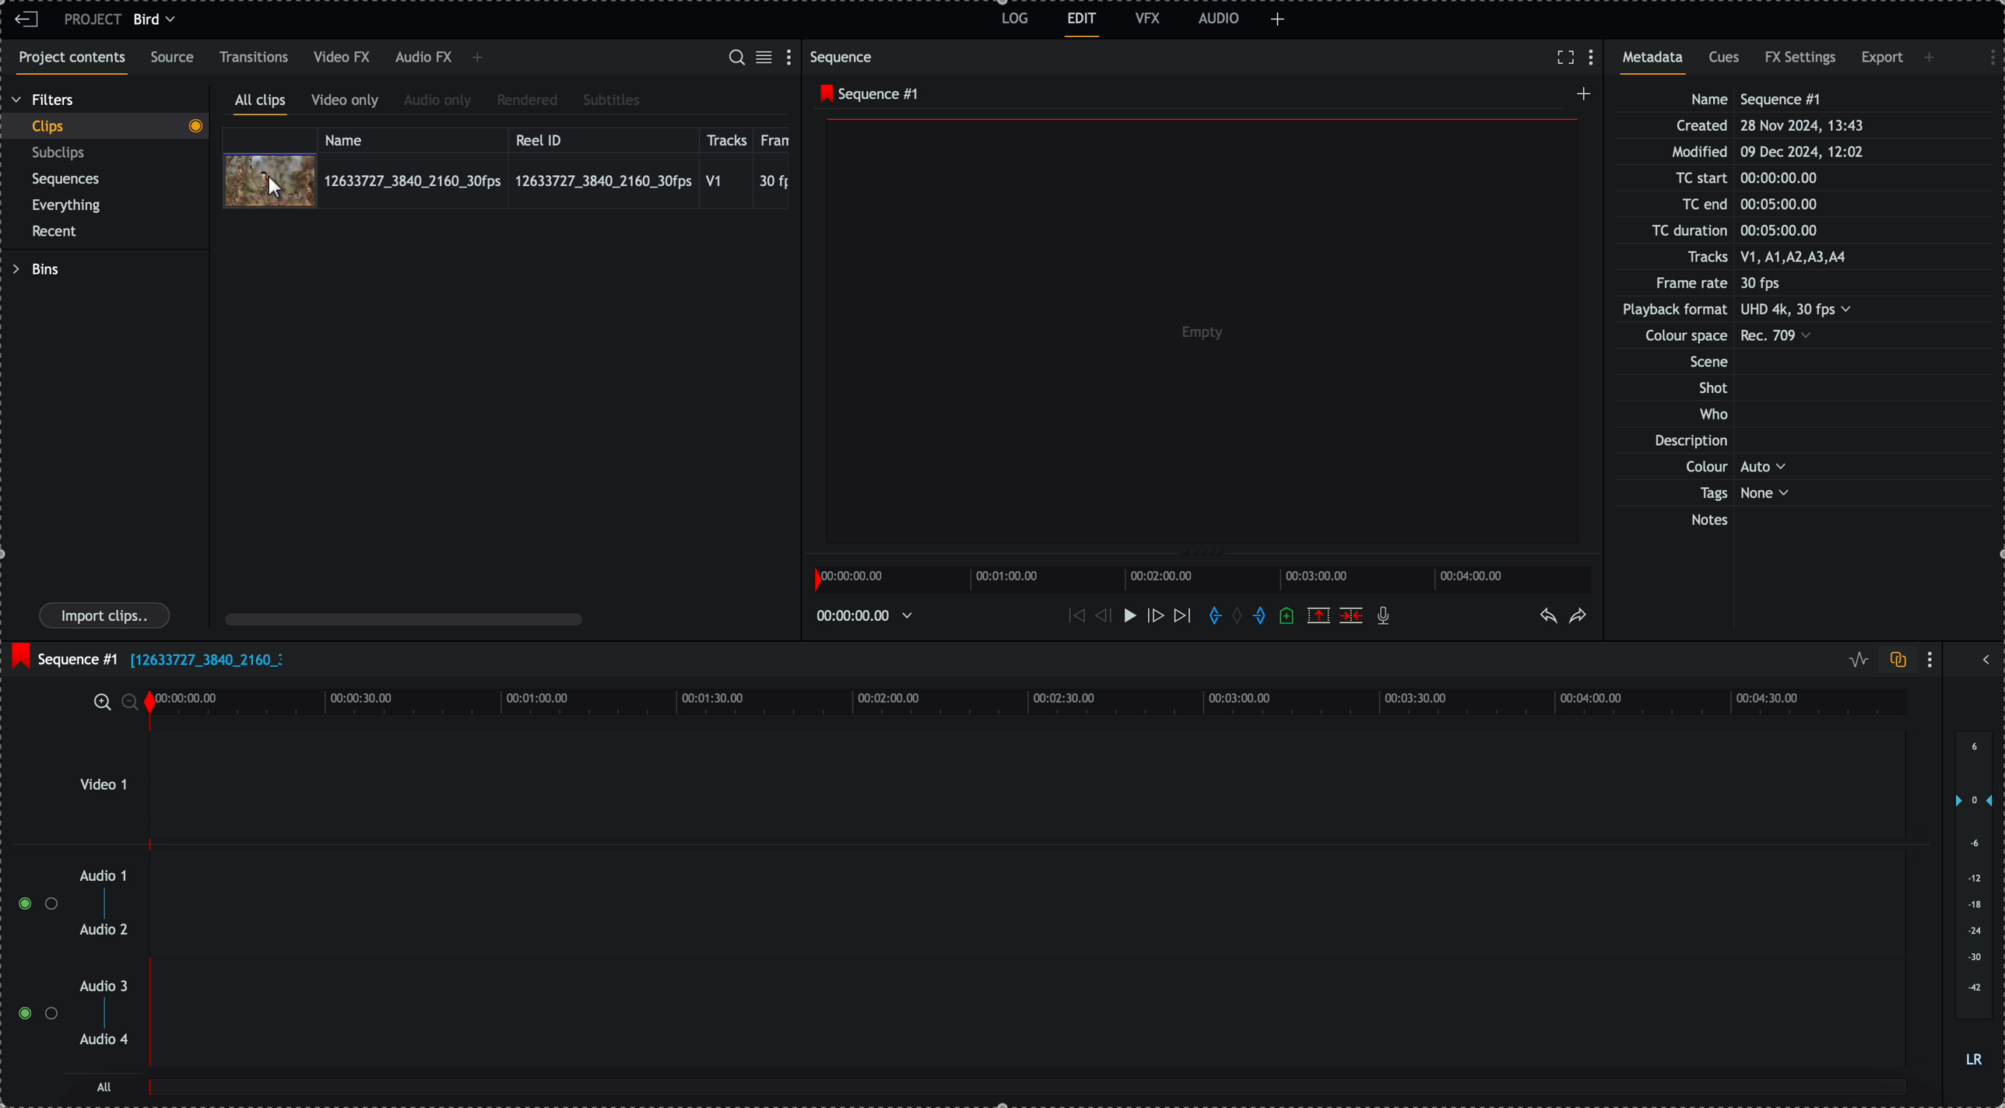 The width and height of the screenshot is (2005, 1108). I want to click on reel ID, so click(602, 137).